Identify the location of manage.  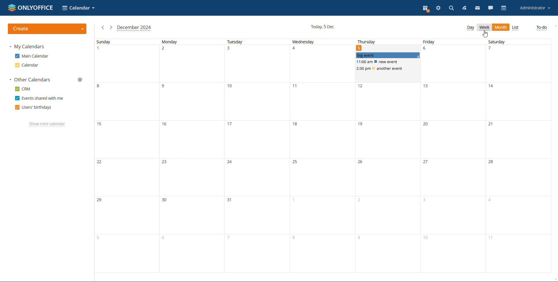
(81, 80).